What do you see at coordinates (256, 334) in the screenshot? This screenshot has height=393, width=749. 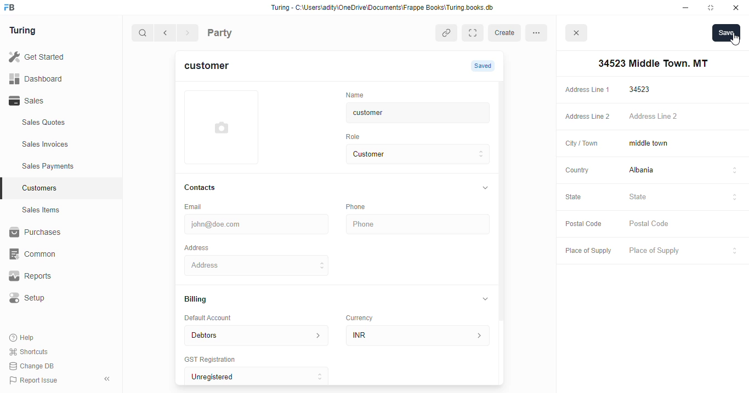 I see `Debtors` at bounding box center [256, 334].